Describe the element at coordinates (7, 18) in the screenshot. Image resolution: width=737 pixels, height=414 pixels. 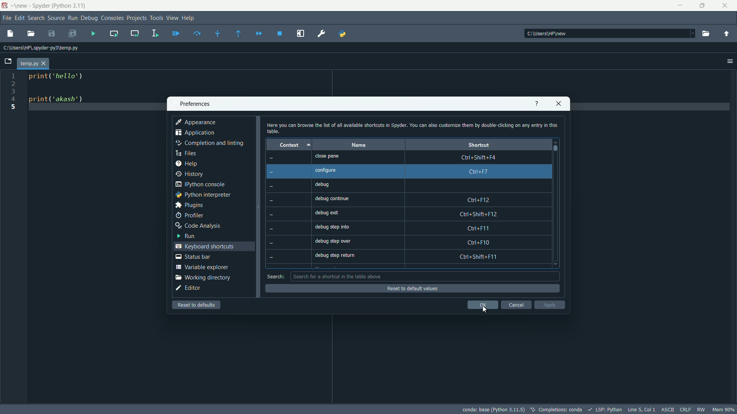
I see `file menu` at that location.